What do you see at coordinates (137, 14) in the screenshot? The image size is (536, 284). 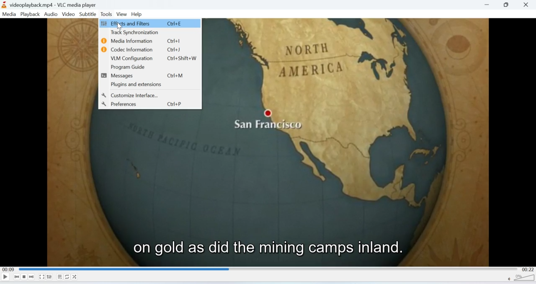 I see `Help` at bounding box center [137, 14].